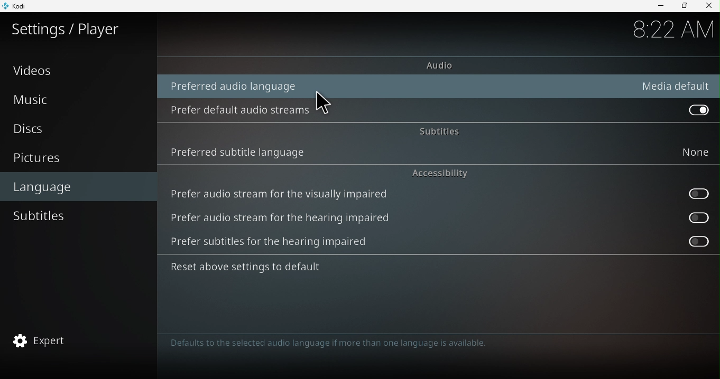 The height and width of the screenshot is (379, 720). What do you see at coordinates (672, 30) in the screenshot?
I see `8:22 AM` at bounding box center [672, 30].